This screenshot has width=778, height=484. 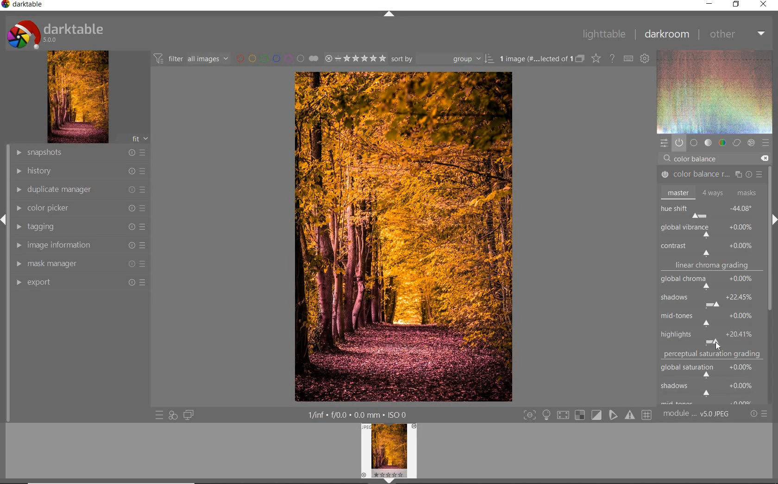 What do you see at coordinates (712, 283) in the screenshot?
I see `global chroma` at bounding box center [712, 283].